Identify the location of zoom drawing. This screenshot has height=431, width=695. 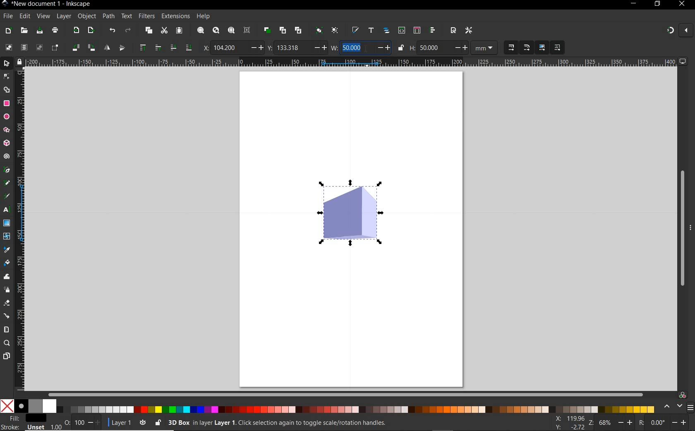
(216, 30).